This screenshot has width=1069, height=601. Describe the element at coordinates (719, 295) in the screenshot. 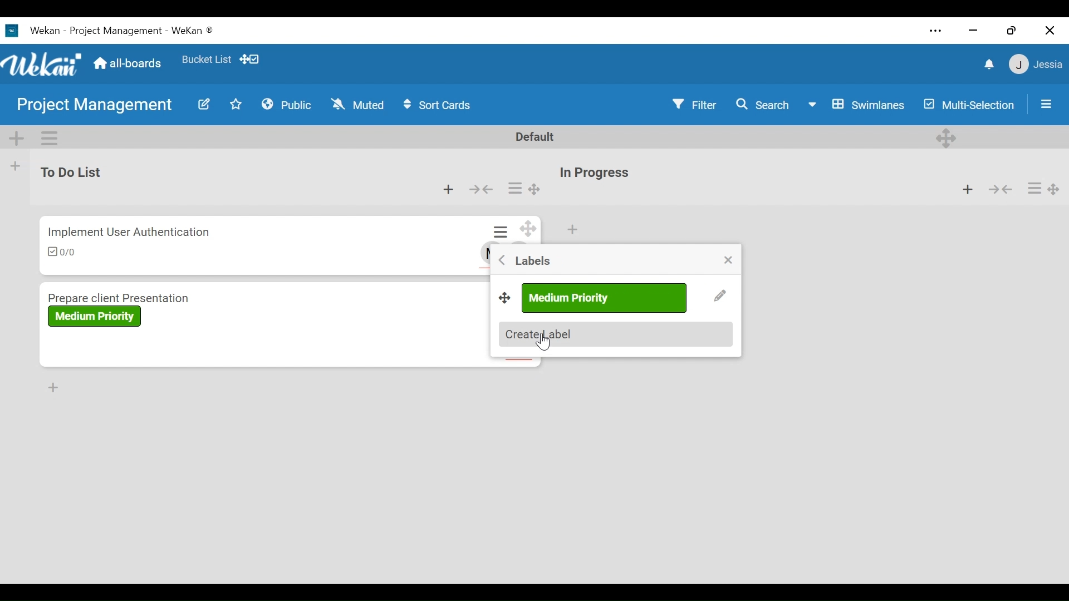

I see `Edit` at that location.